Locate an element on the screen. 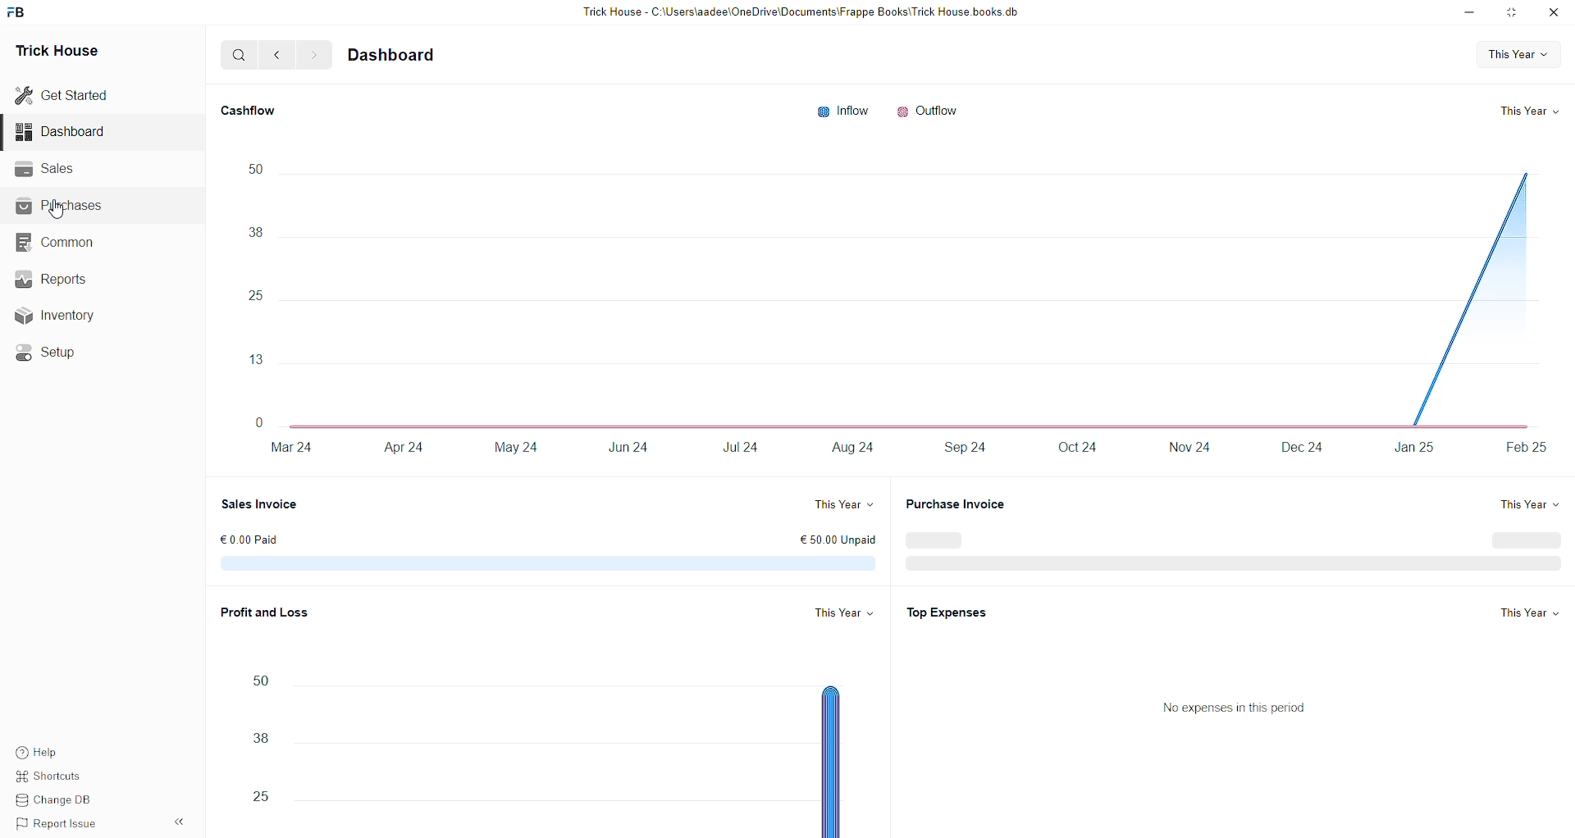  Oct 24 is located at coordinates (1071, 449).